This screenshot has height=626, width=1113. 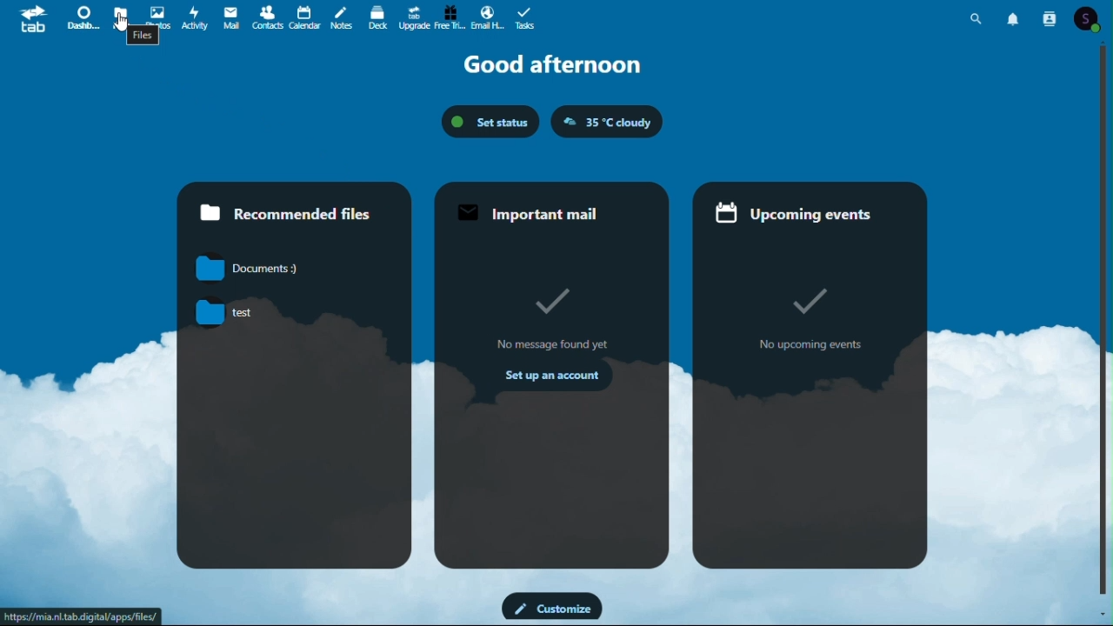 What do you see at coordinates (233, 17) in the screenshot?
I see `Mail` at bounding box center [233, 17].